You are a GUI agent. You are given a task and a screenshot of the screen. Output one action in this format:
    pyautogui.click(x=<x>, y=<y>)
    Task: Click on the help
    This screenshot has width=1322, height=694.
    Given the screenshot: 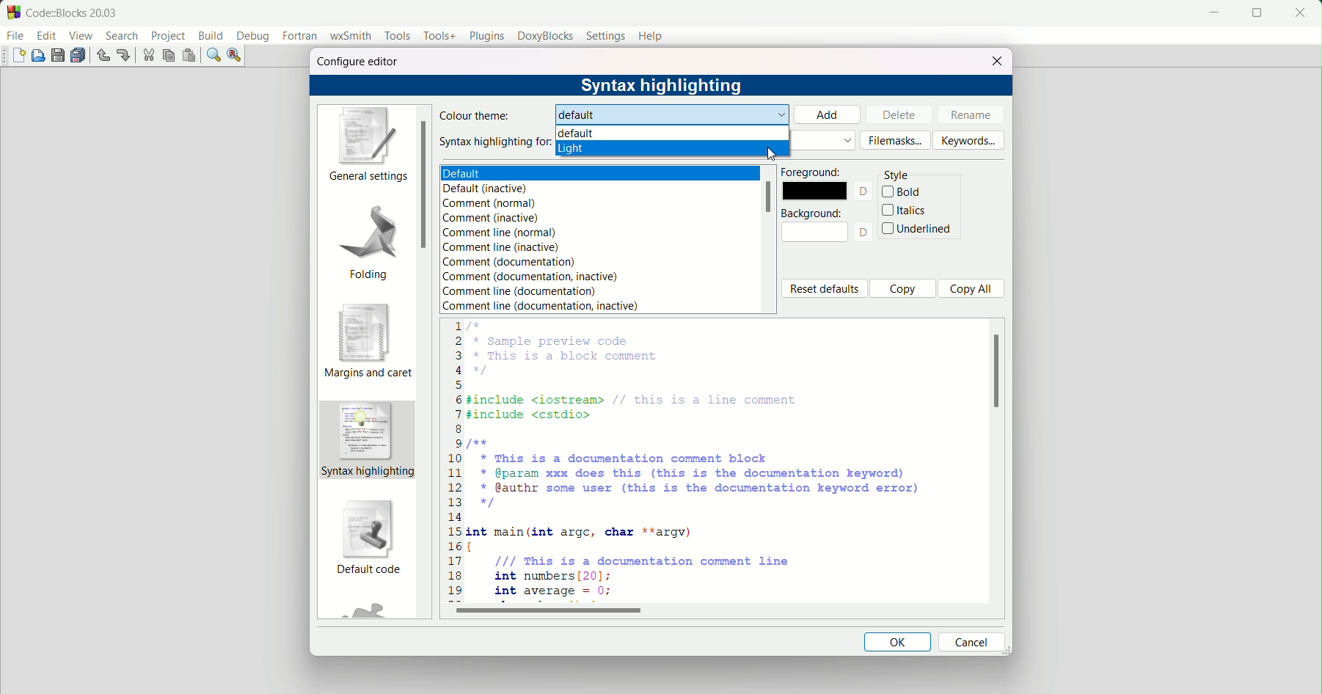 What is the action you would take?
    pyautogui.click(x=651, y=35)
    